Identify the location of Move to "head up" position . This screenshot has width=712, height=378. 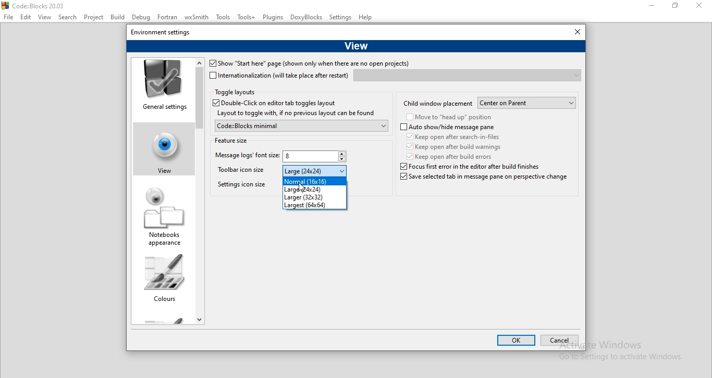
(449, 118).